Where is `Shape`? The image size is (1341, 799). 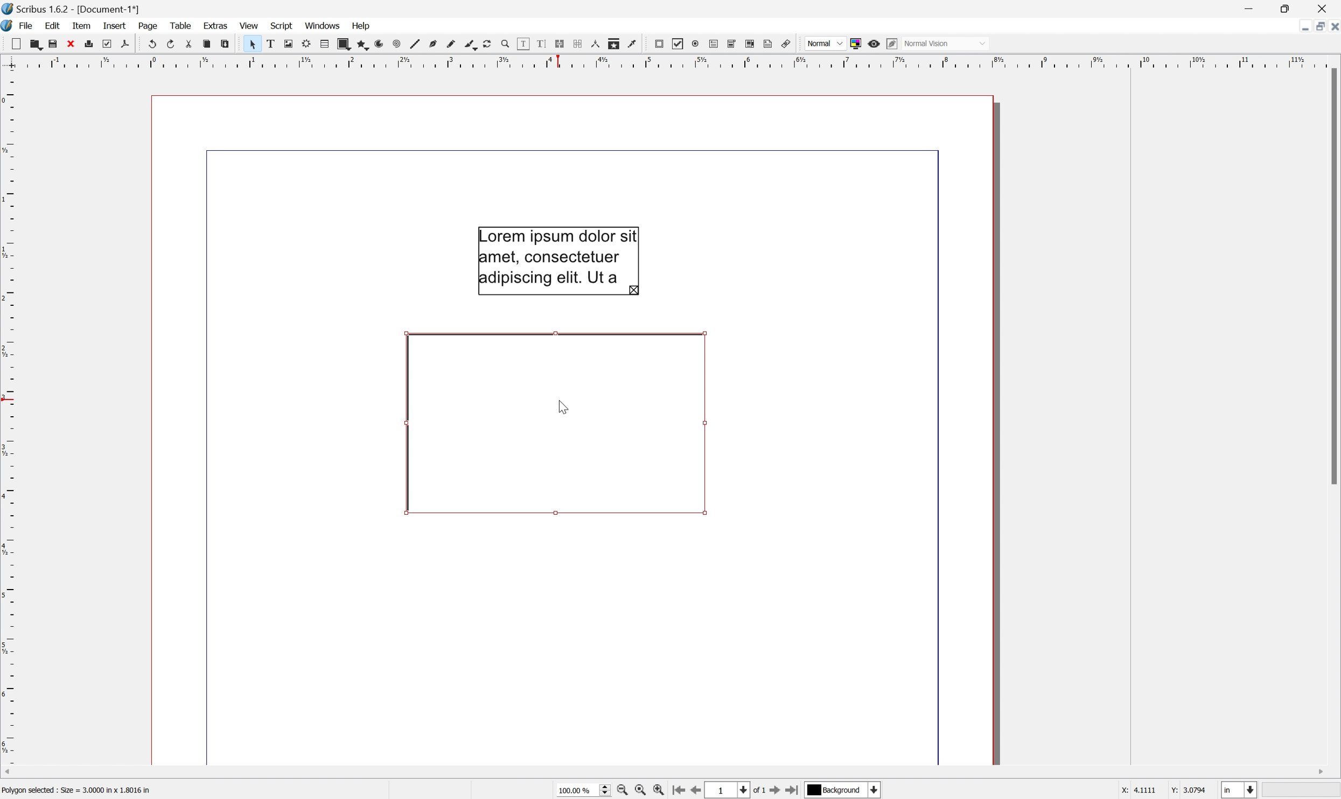
Shape is located at coordinates (344, 42).